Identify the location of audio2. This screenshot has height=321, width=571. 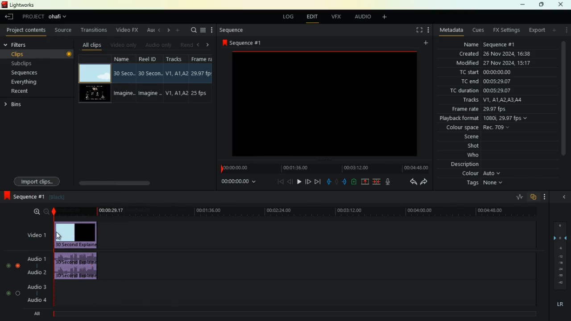
(35, 272).